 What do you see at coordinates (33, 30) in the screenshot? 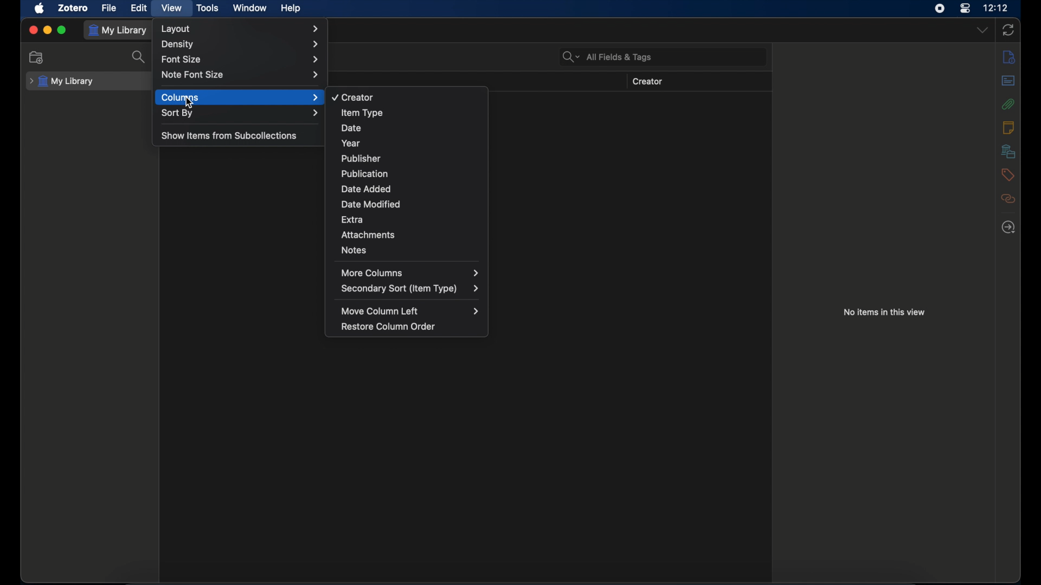
I see `close` at bounding box center [33, 30].